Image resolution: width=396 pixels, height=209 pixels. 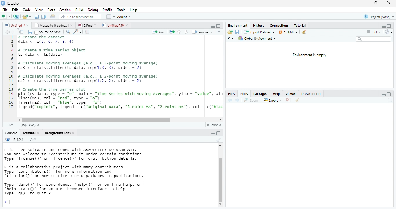 I want to click on cursor, so click(x=17, y=27).